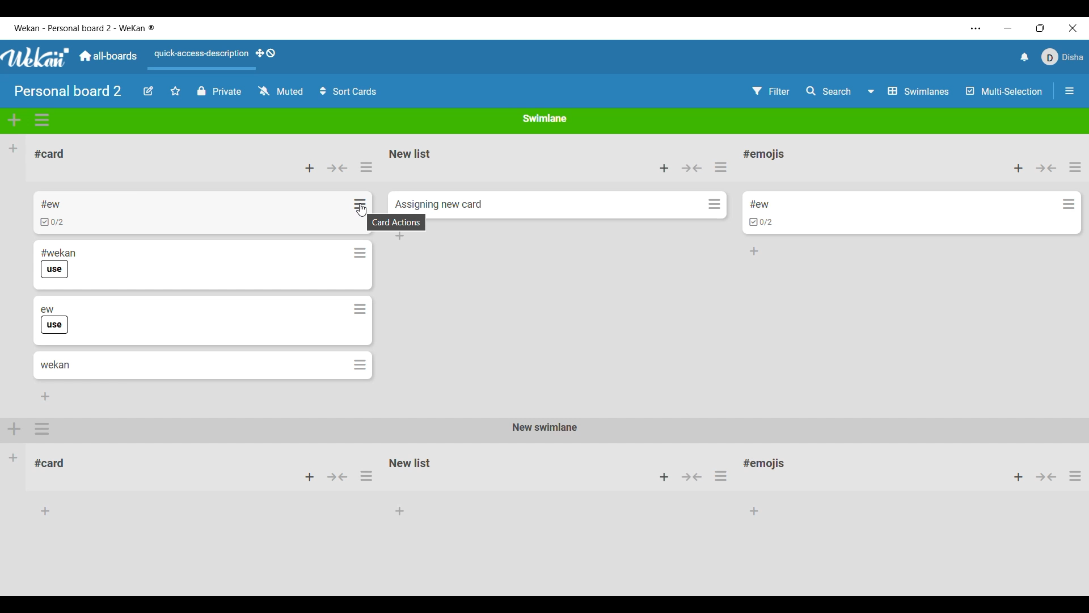 This screenshot has width=1089, height=613. What do you see at coordinates (339, 480) in the screenshot?
I see `button` at bounding box center [339, 480].